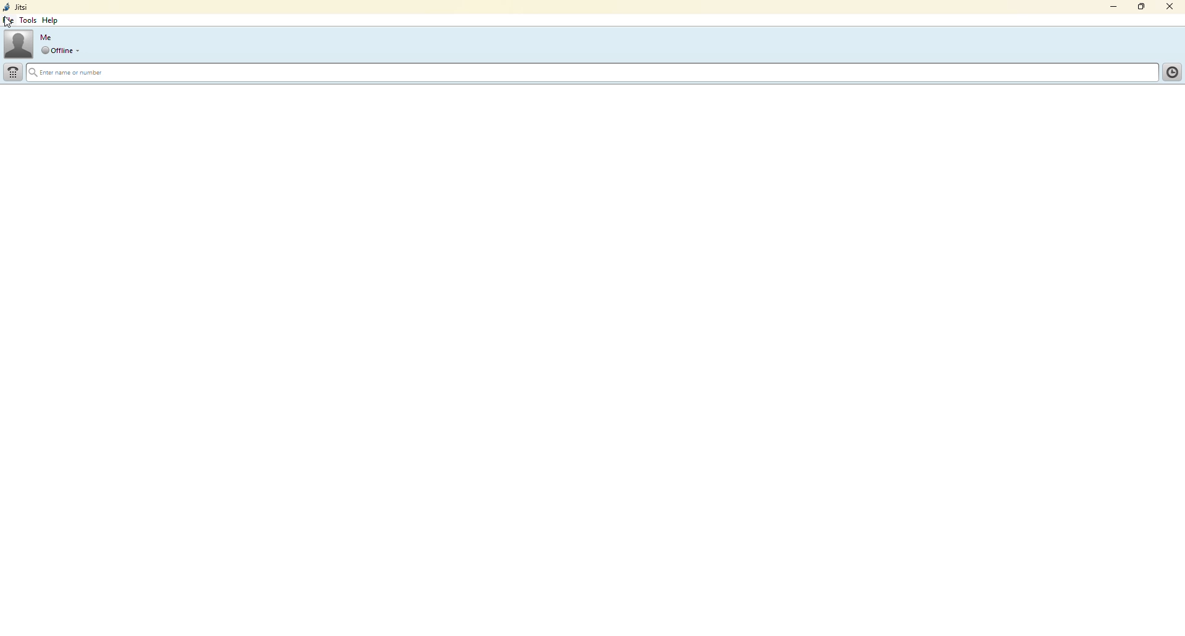 This screenshot has height=636, width=1185. I want to click on file, so click(9, 20).